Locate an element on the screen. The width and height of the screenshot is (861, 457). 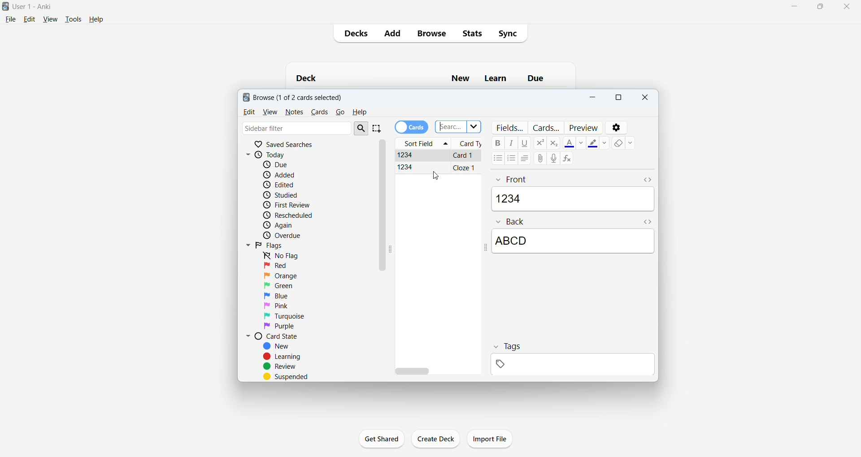
alignment is located at coordinates (525, 158).